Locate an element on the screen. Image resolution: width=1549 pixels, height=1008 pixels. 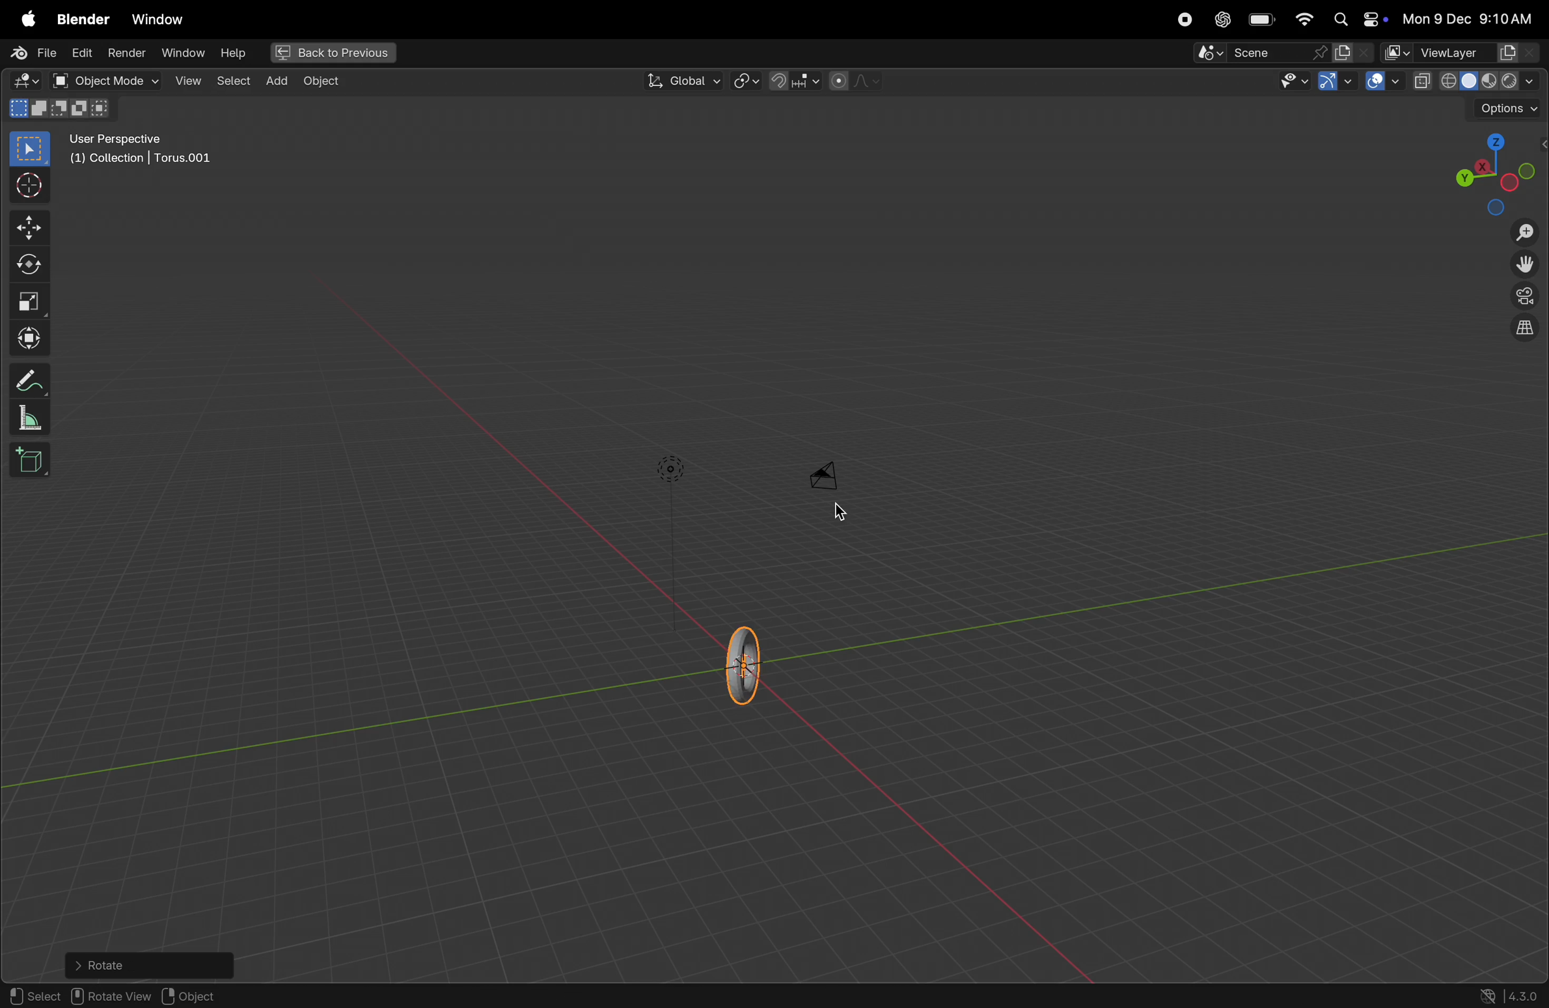
move the view is located at coordinates (1522, 265).